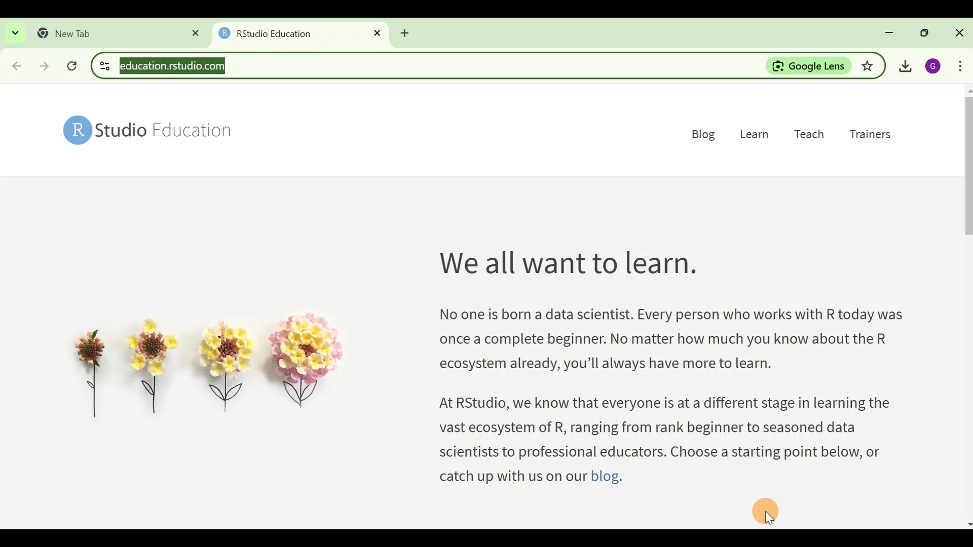  I want to click on Close tab, so click(191, 33).